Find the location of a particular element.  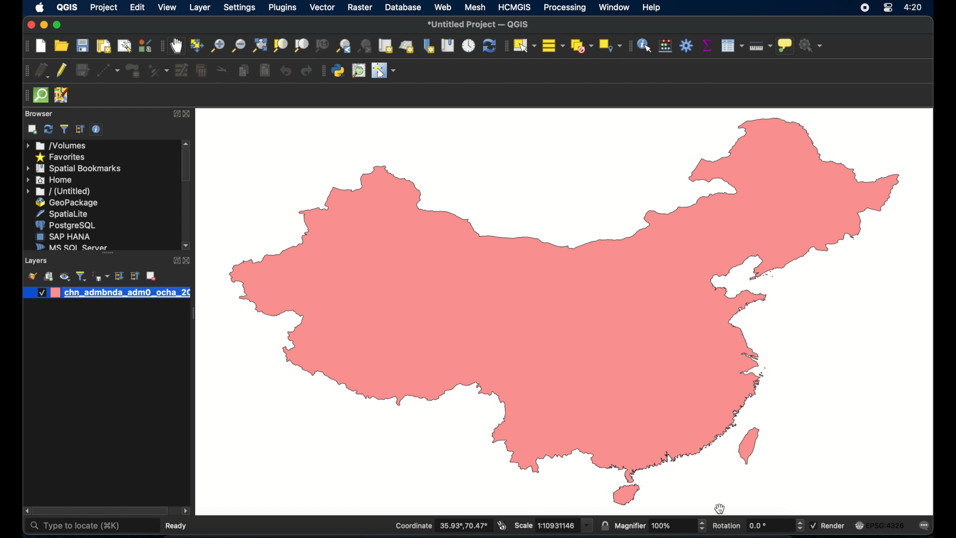

database is located at coordinates (404, 7).